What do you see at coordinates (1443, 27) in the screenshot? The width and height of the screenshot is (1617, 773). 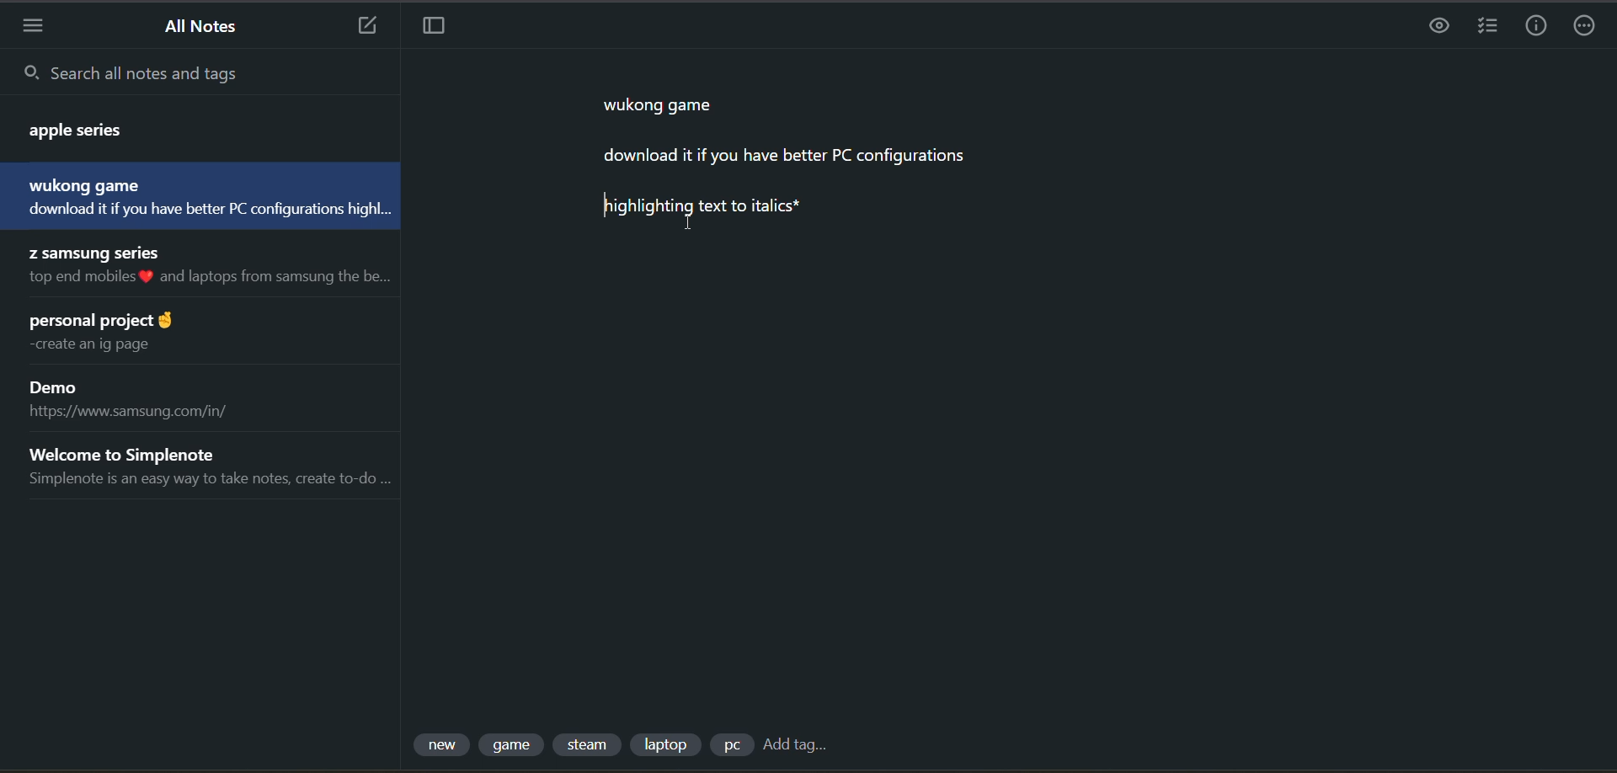 I see `task preview` at bounding box center [1443, 27].